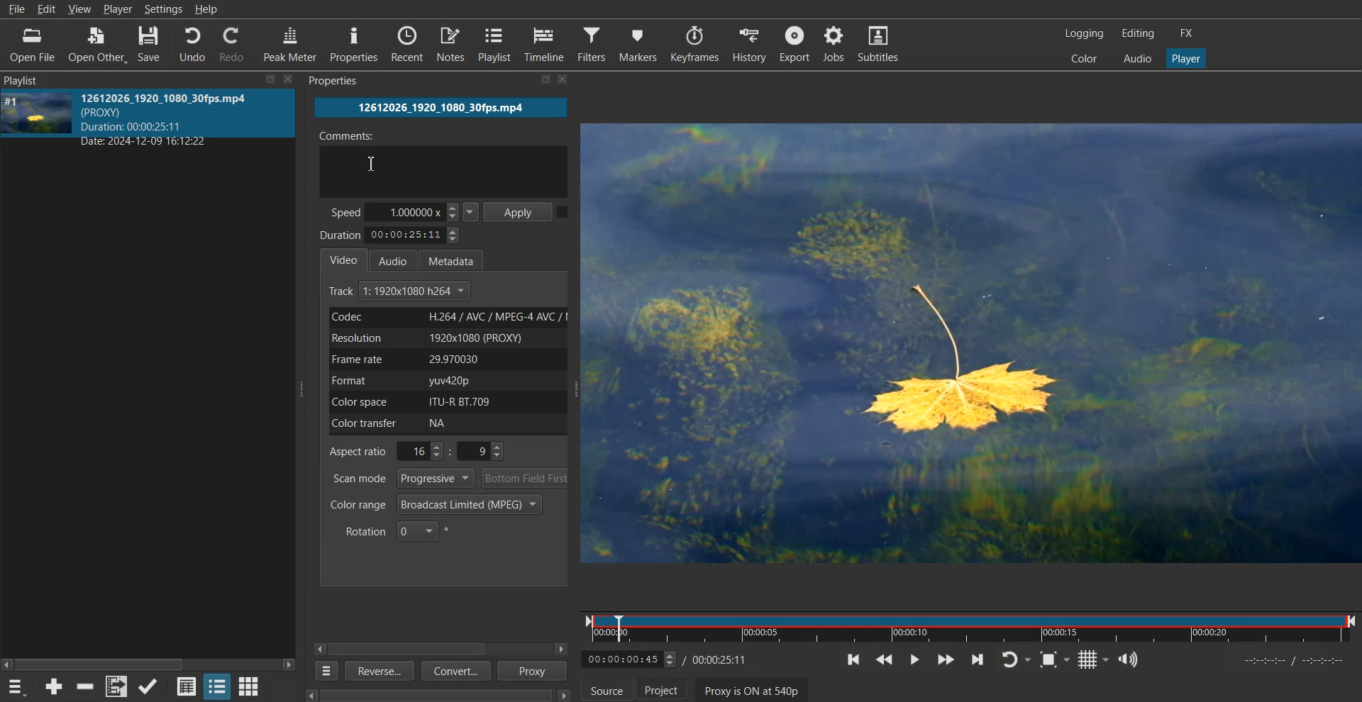 The image size is (1362, 702). Describe the element at coordinates (32, 44) in the screenshot. I see `Open File` at that location.